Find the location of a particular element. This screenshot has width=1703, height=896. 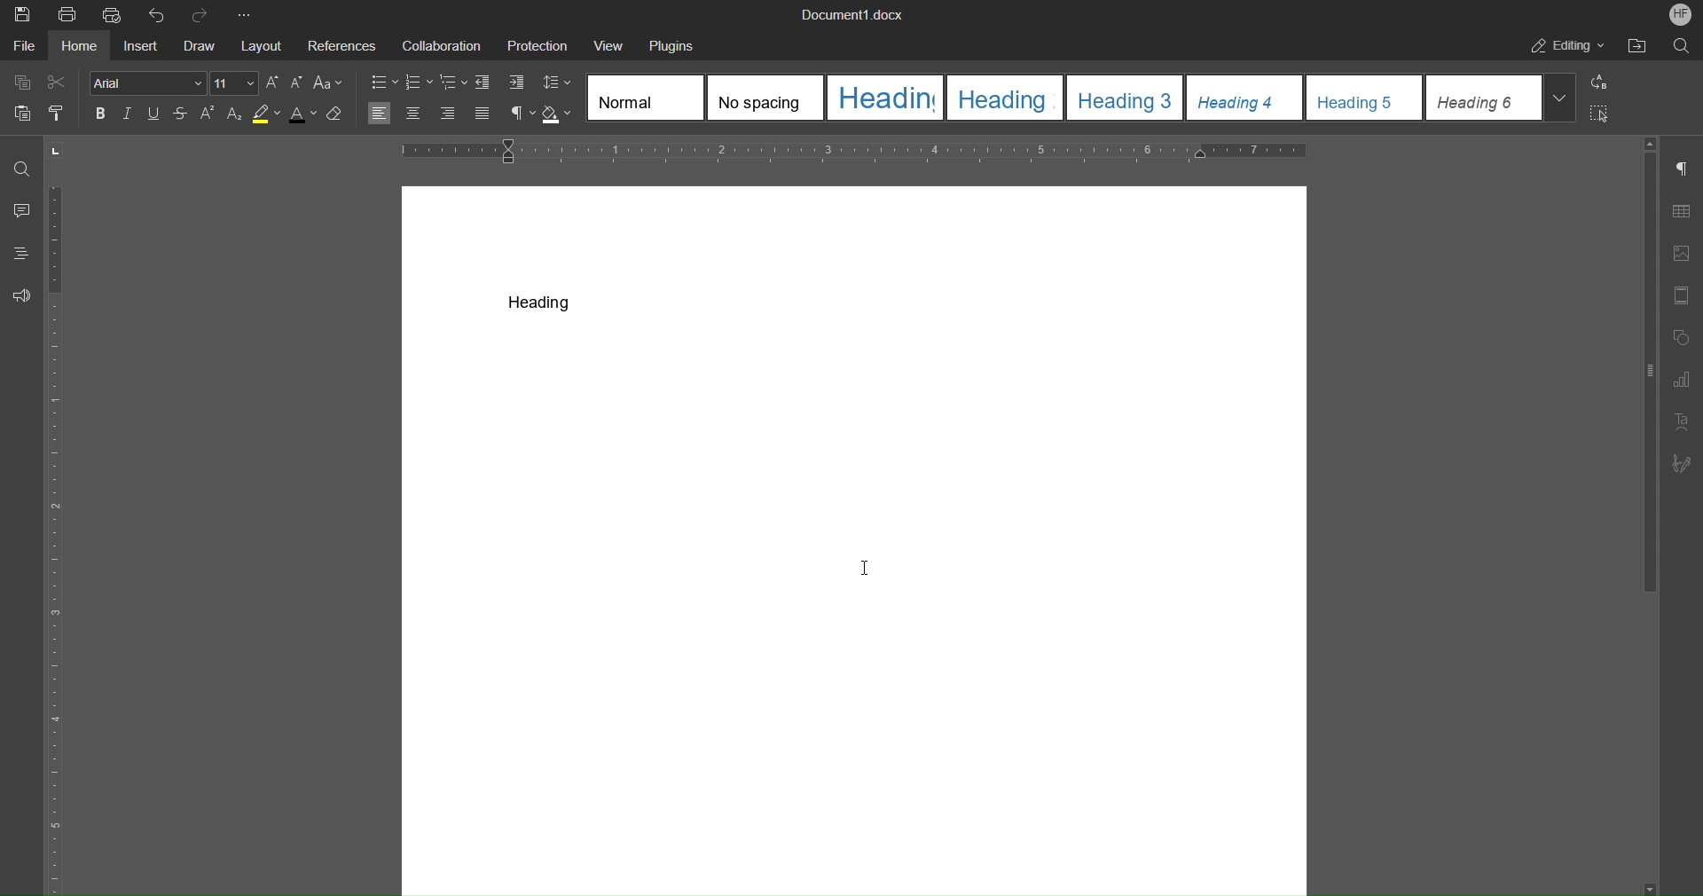

Increase Indent is located at coordinates (518, 83).